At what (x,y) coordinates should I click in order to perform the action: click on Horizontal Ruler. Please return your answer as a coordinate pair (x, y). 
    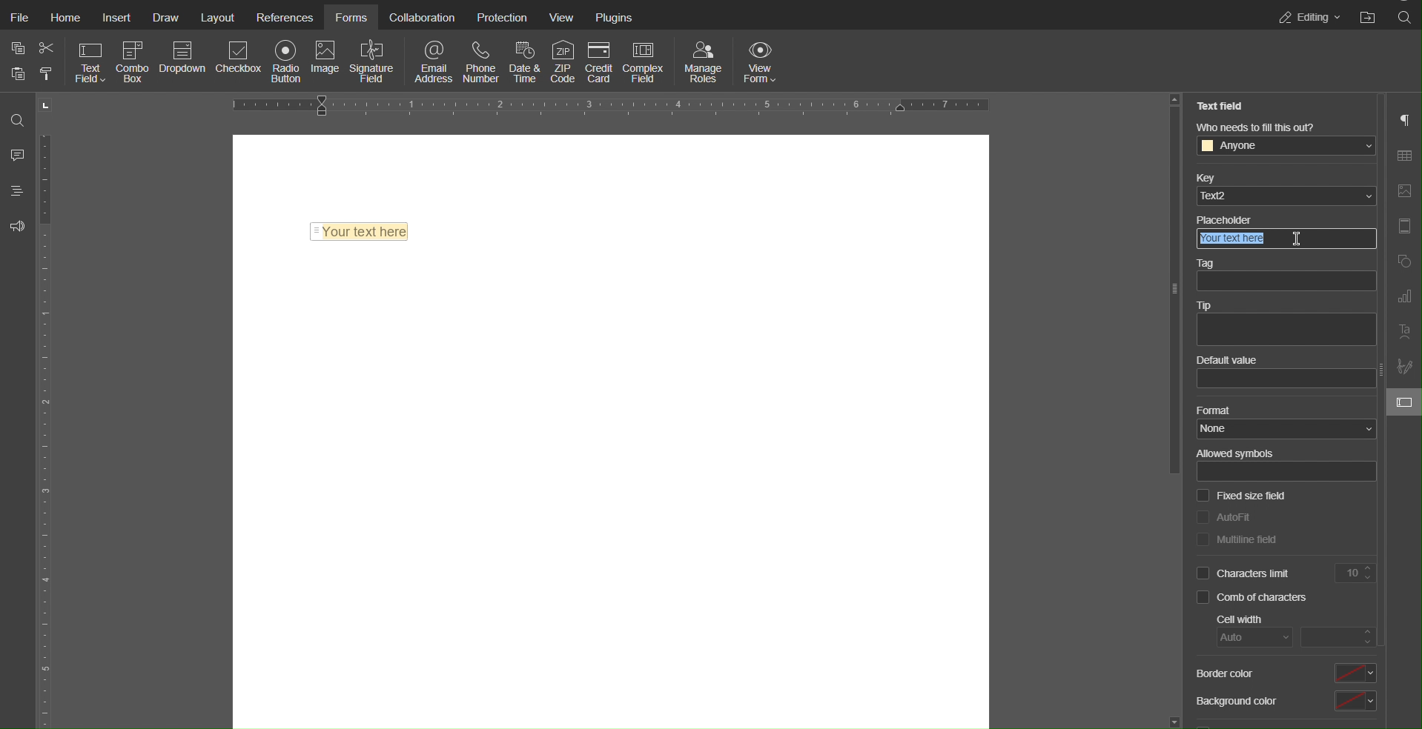
    Looking at the image, I should click on (611, 107).